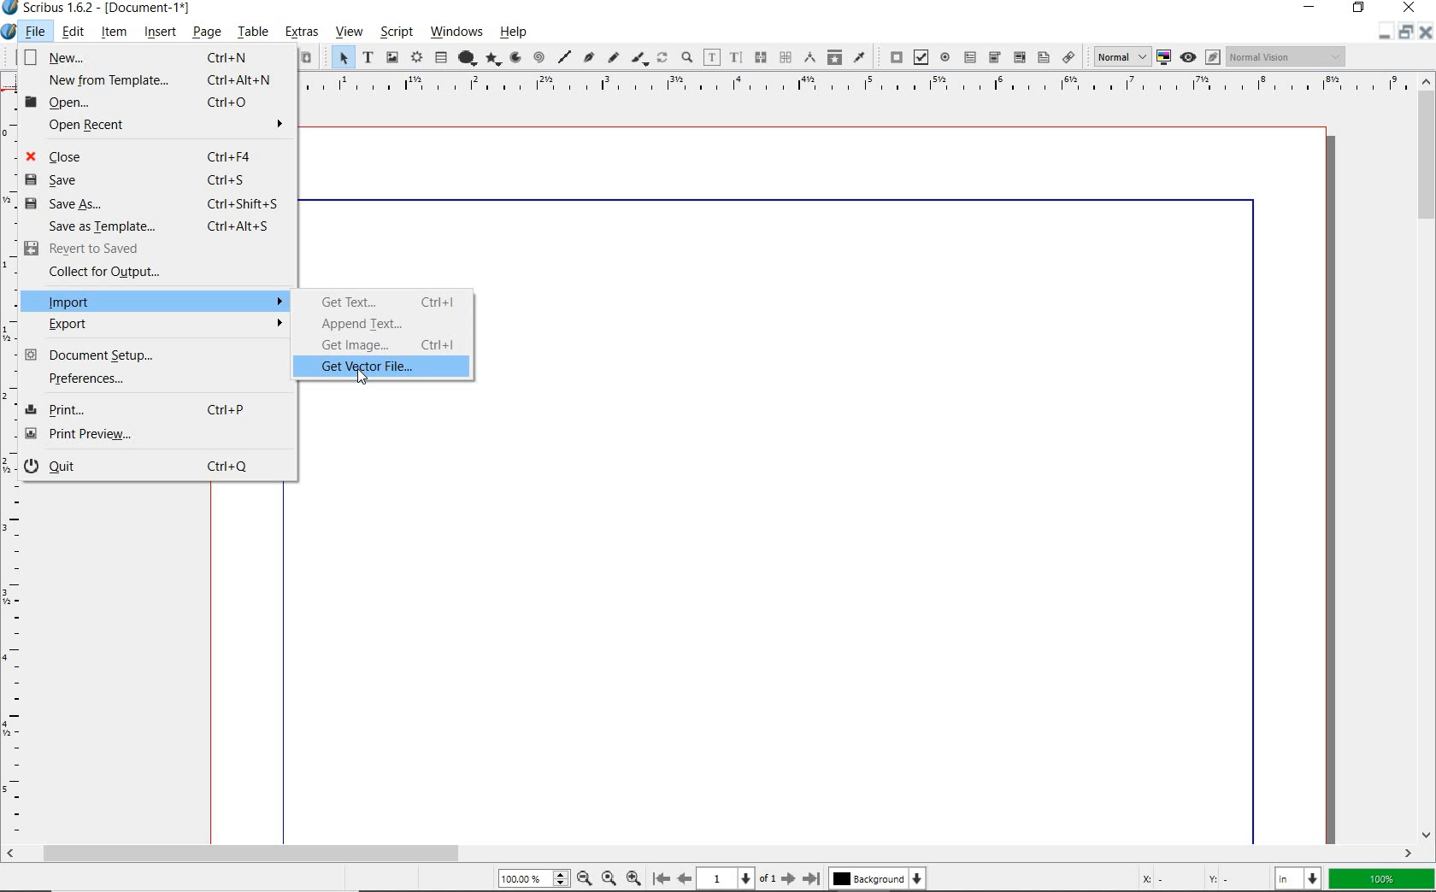  I want to click on arc, so click(519, 56).